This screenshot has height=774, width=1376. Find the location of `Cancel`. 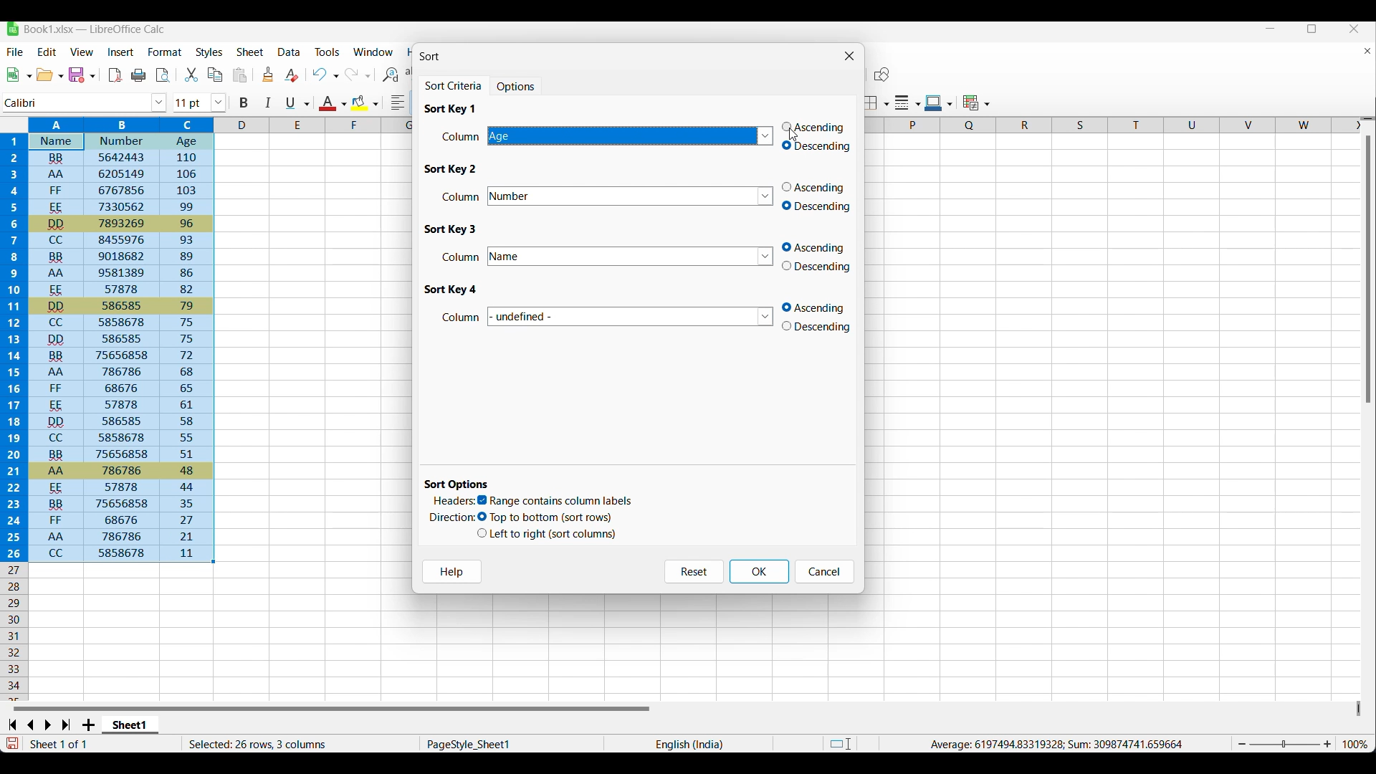

Cancel is located at coordinates (825, 572).